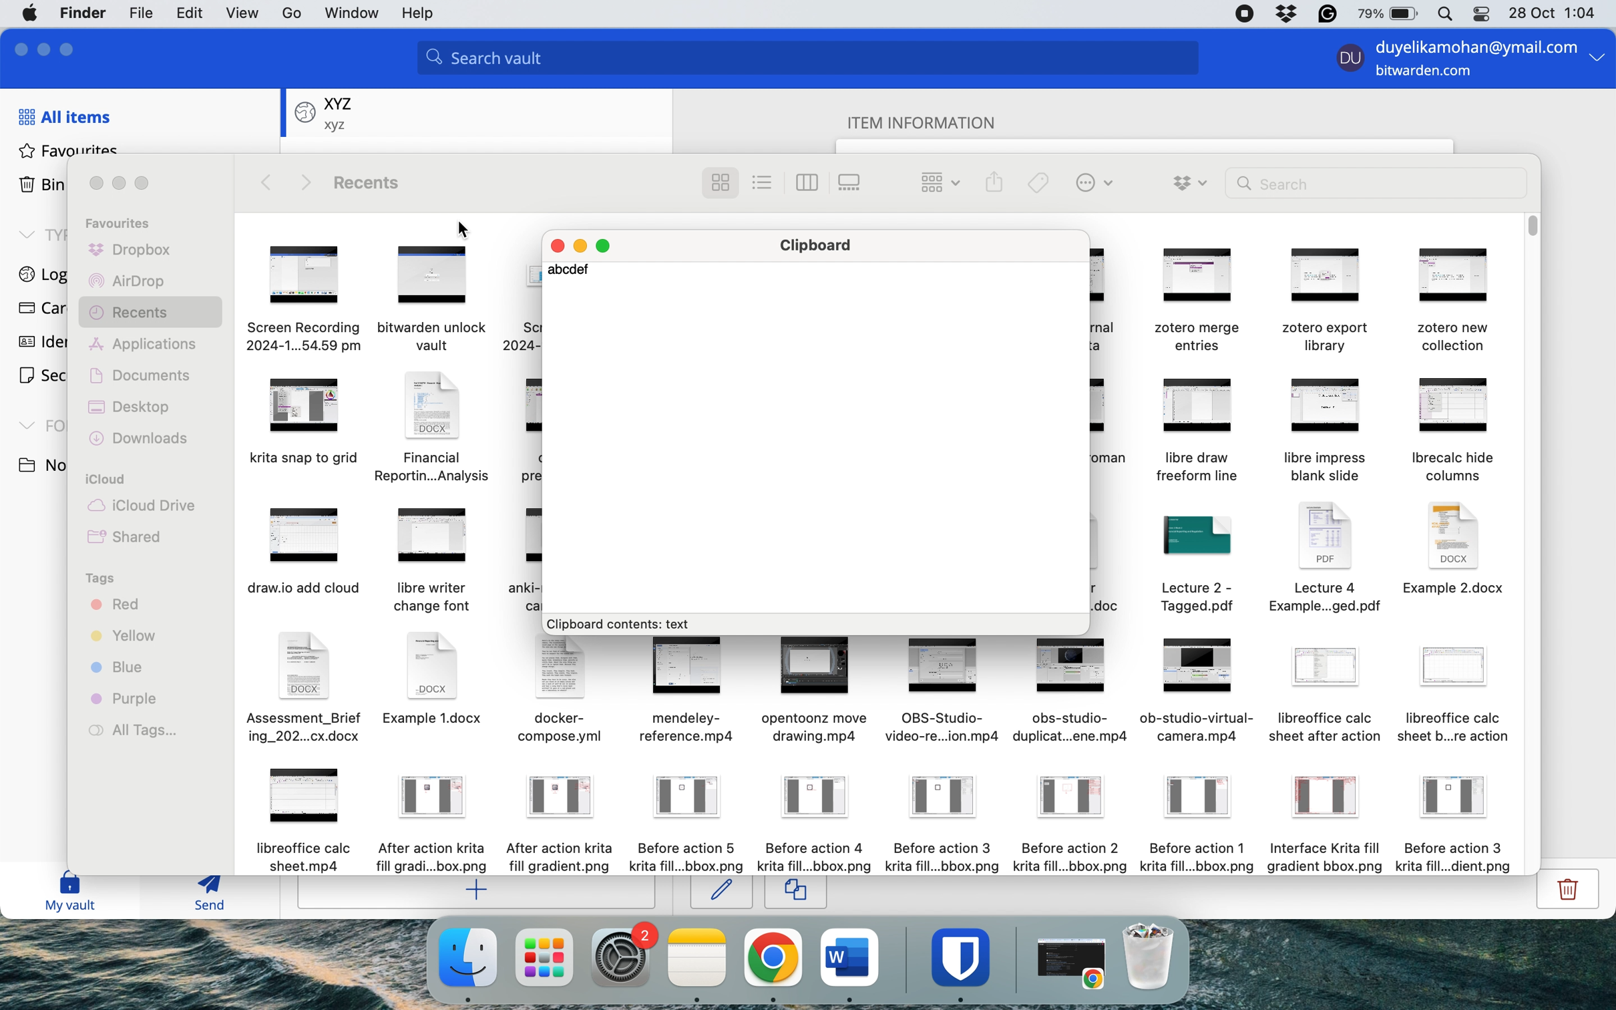  I want to click on chrome, so click(773, 958).